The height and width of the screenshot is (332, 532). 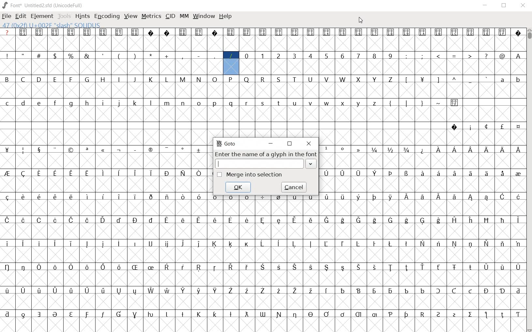 I want to click on glyph, so click(x=375, y=267).